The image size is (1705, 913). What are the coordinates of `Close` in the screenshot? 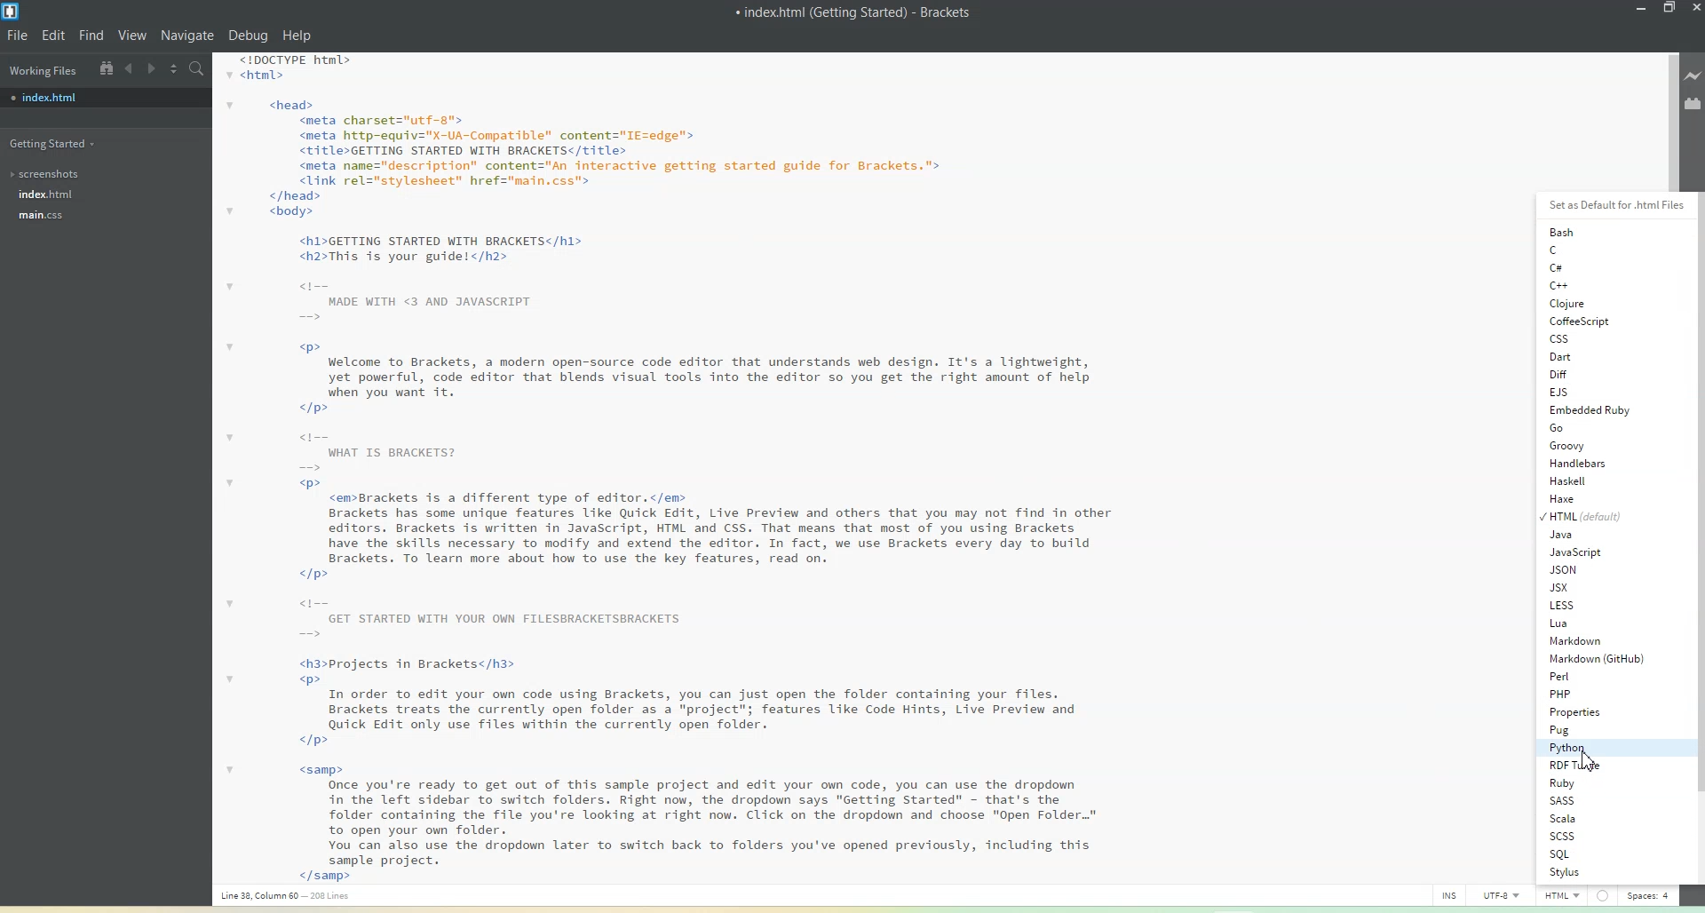 It's located at (1694, 9).